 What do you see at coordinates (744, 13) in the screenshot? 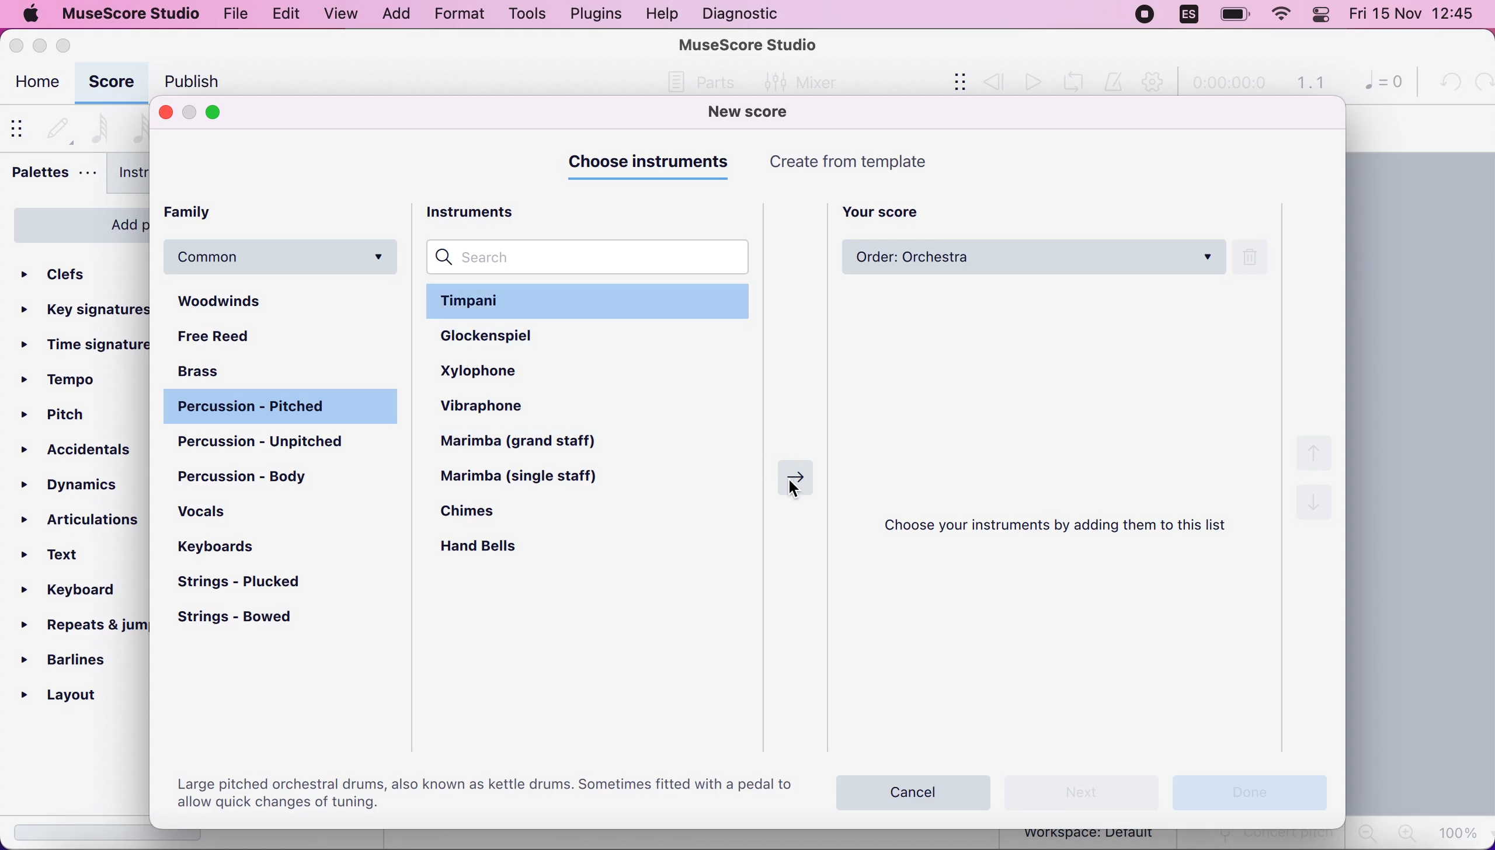
I see `diagnostic` at bounding box center [744, 13].